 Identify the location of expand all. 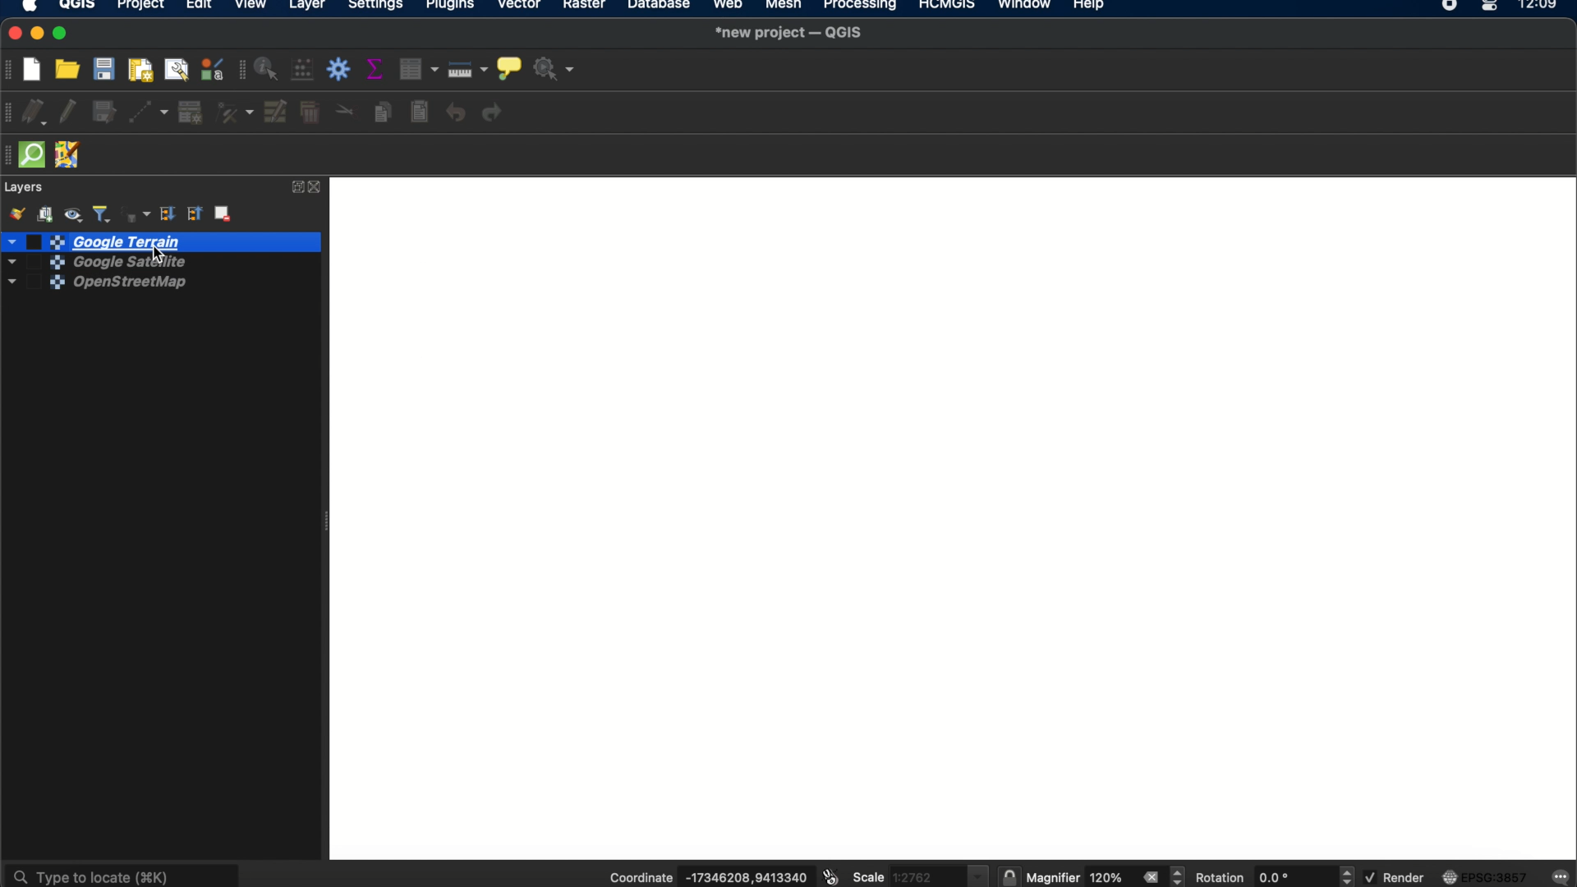
(167, 214).